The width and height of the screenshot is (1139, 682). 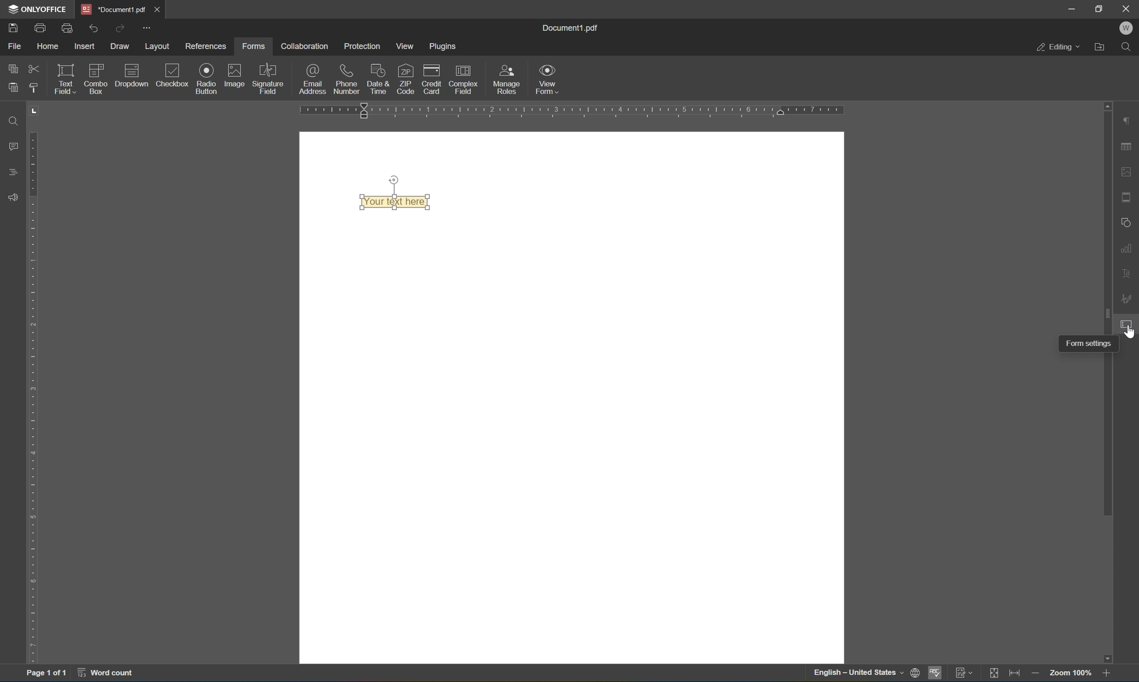 What do you see at coordinates (171, 77) in the screenshot?
I see `checkbox` at bounding box center [171, 77].